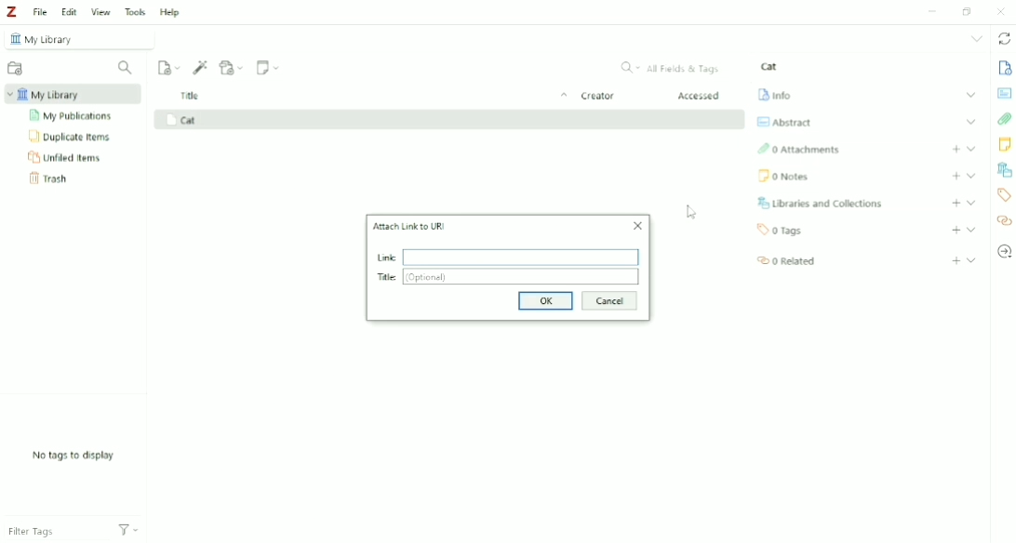 Image resolution: width=1016 pixels, height=543 pixels. Describe the element at coordinates (971, 95) in the screenshot. I see `Expand section` at that location.